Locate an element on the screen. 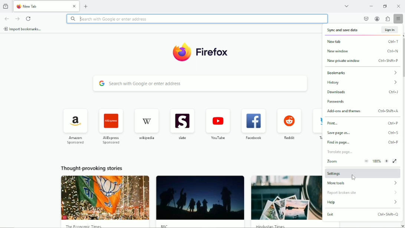 This screenshot has height=228, width=405. Sign in is located at coordinates (388, 30).